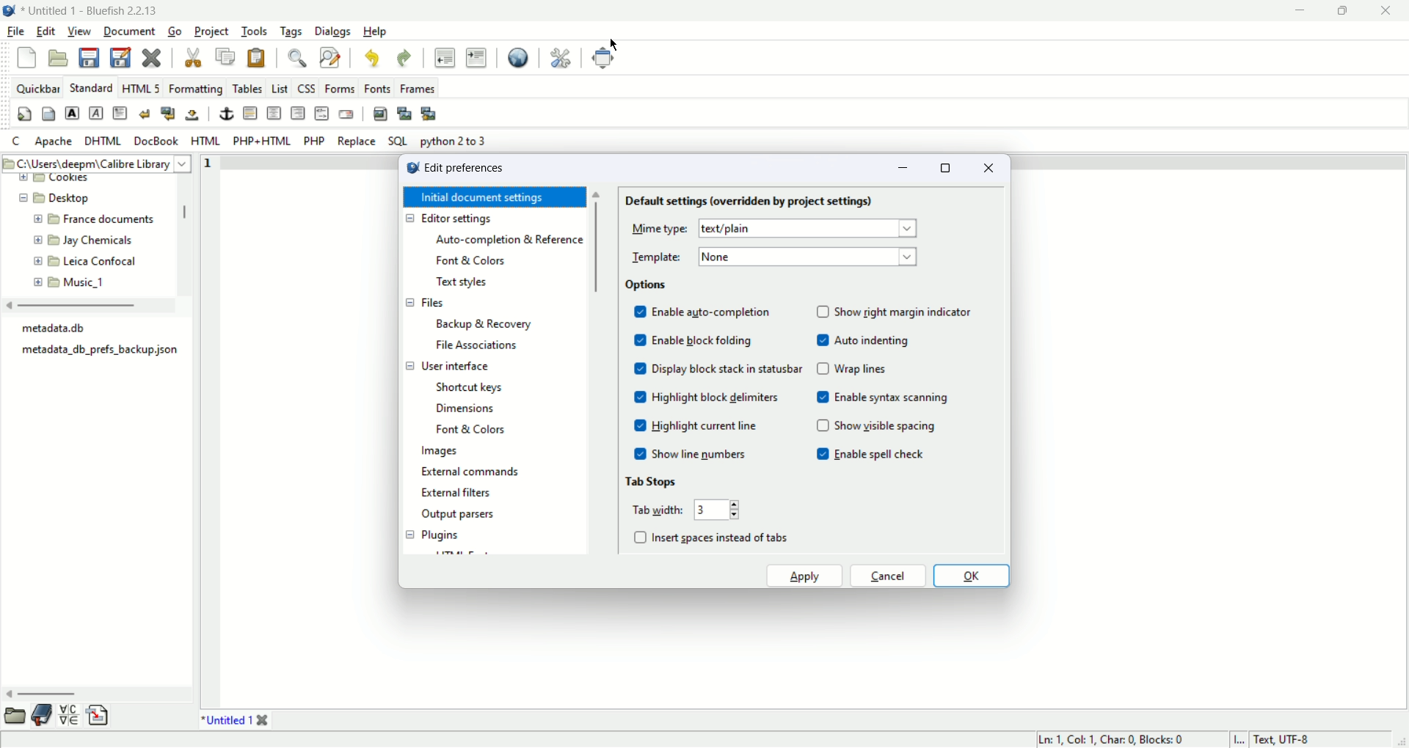 This screenshot has height=748, width=1409. What do you see at coordinates (641, 537) in the screenshot?
I see `check list` at bounding box center [641, 537].